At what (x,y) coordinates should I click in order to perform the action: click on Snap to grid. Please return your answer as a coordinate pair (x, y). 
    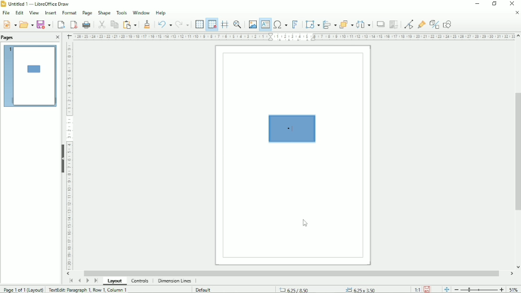
    Looking at the image, I should click on (211, 24).